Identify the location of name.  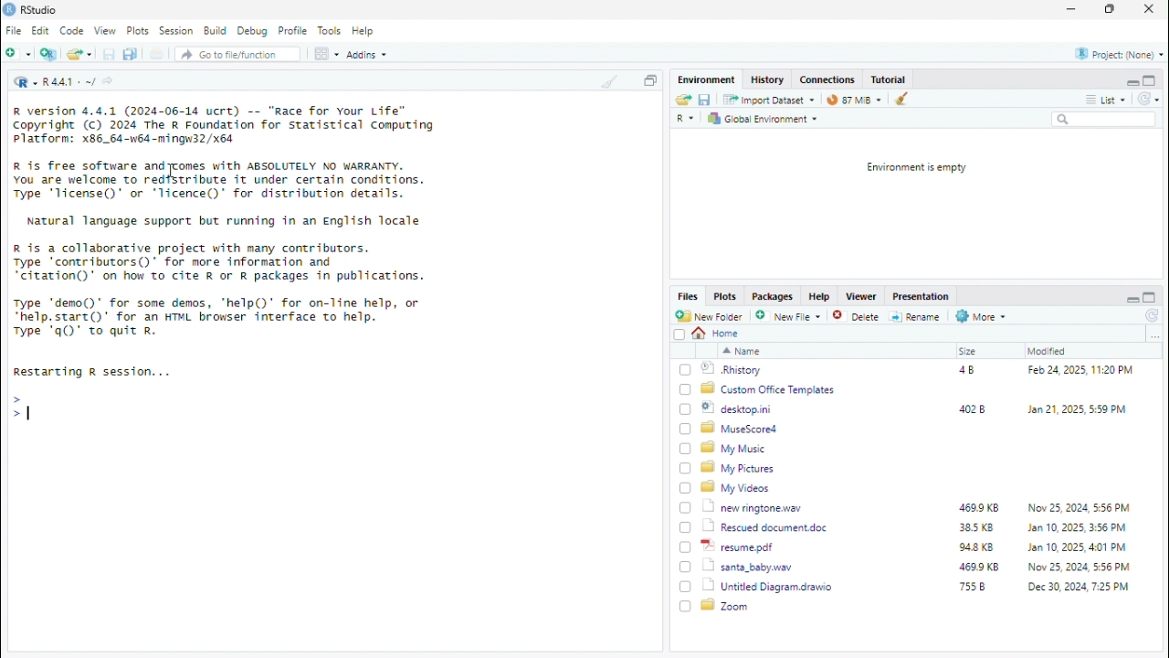
(742, 351).